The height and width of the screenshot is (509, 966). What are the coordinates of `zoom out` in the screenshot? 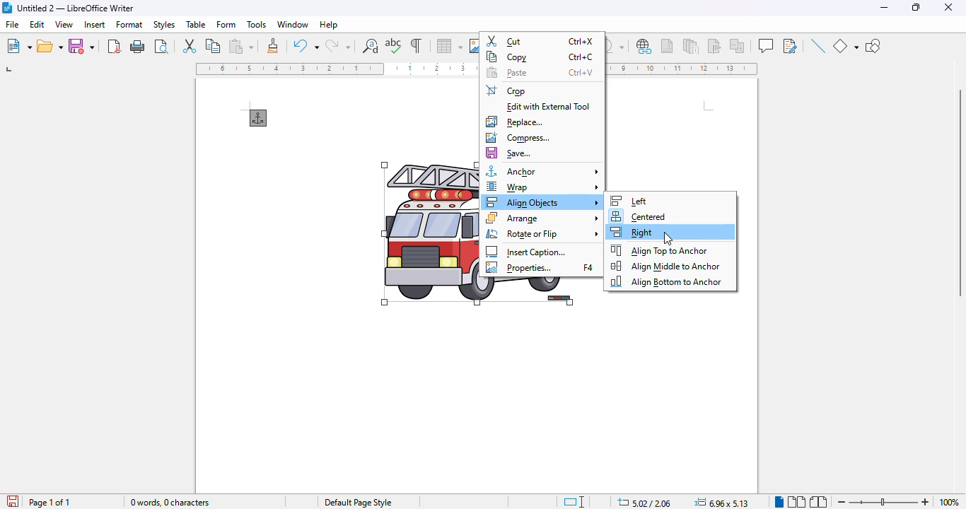 It's located at (842, 503).